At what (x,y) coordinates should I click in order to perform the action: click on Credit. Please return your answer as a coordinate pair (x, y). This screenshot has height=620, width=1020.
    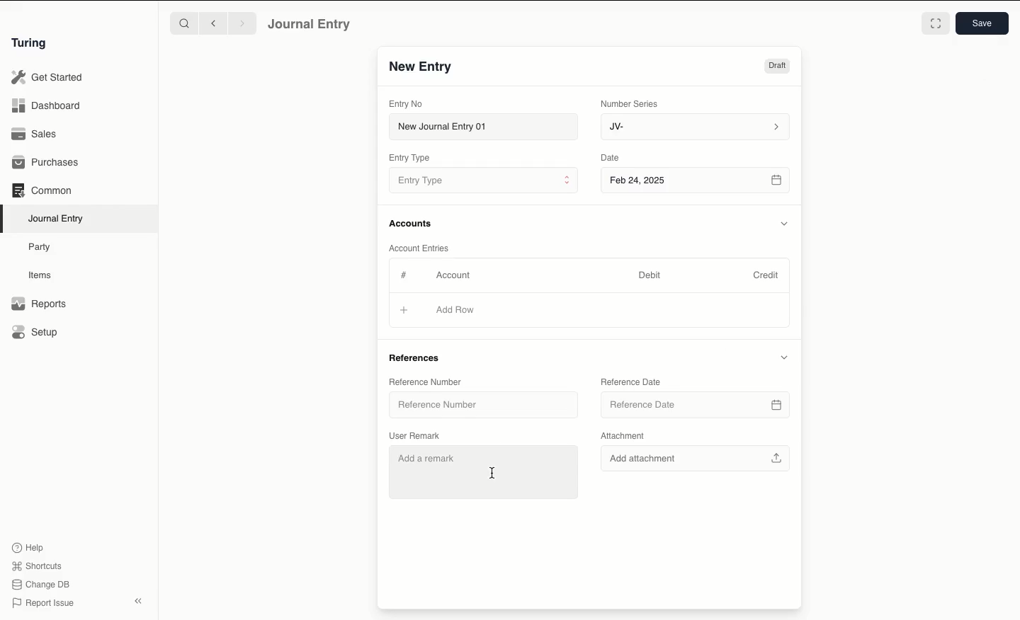
    Looking at the image, I should click on (767, 275).